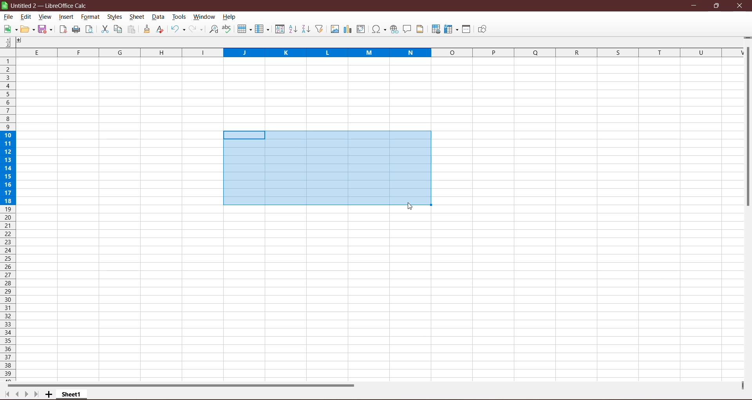 The height and width of the screenshot is (400, 752). Describe the element at coordinates (76, 30) in the screenshot. I see `Print` at that location.